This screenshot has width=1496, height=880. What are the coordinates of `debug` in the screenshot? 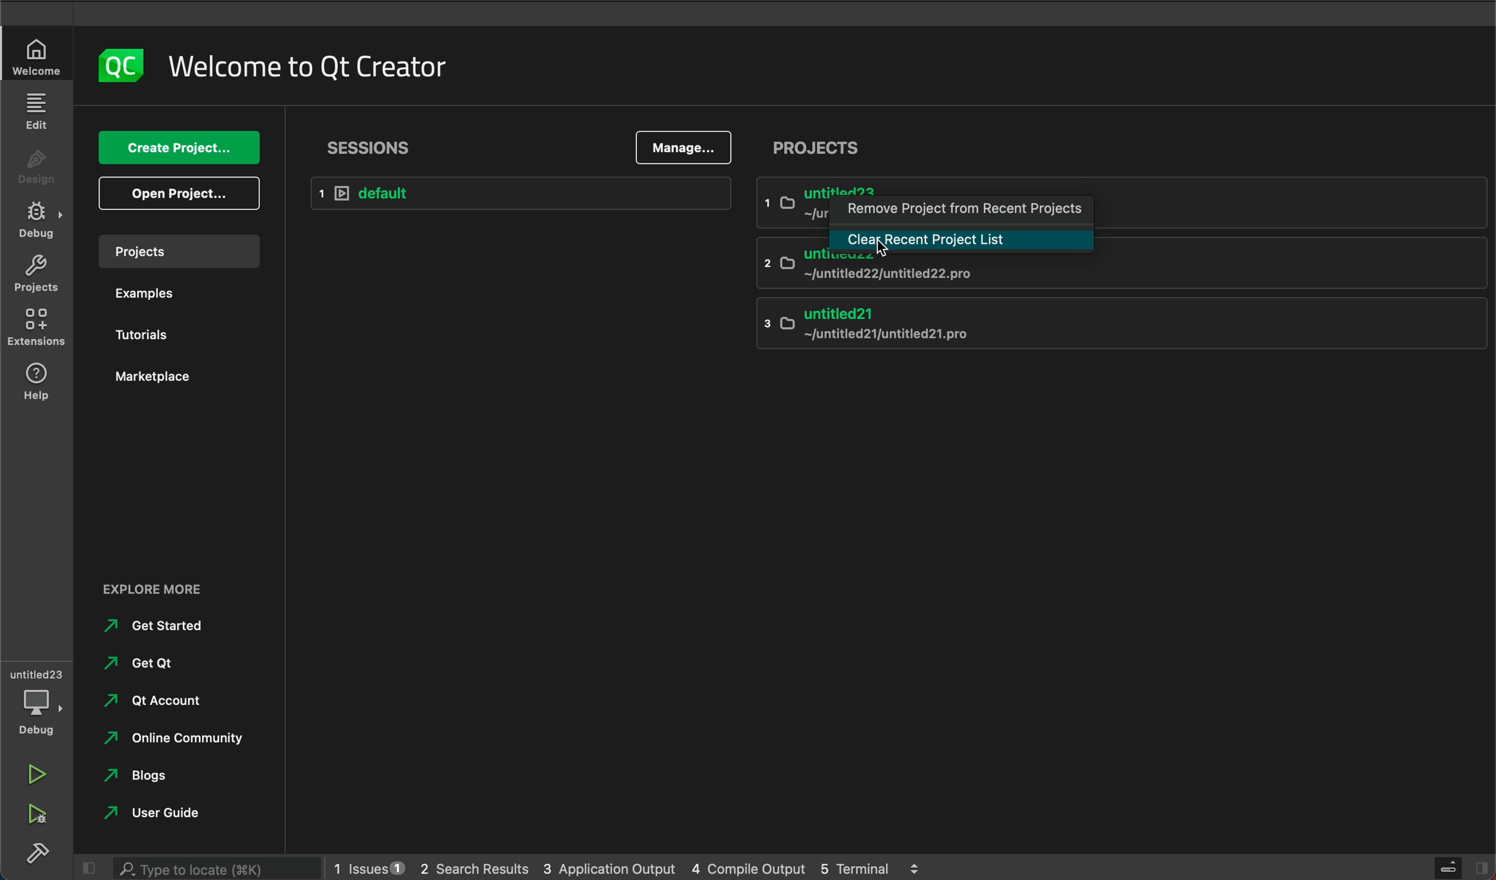 It's located at (40, 699).